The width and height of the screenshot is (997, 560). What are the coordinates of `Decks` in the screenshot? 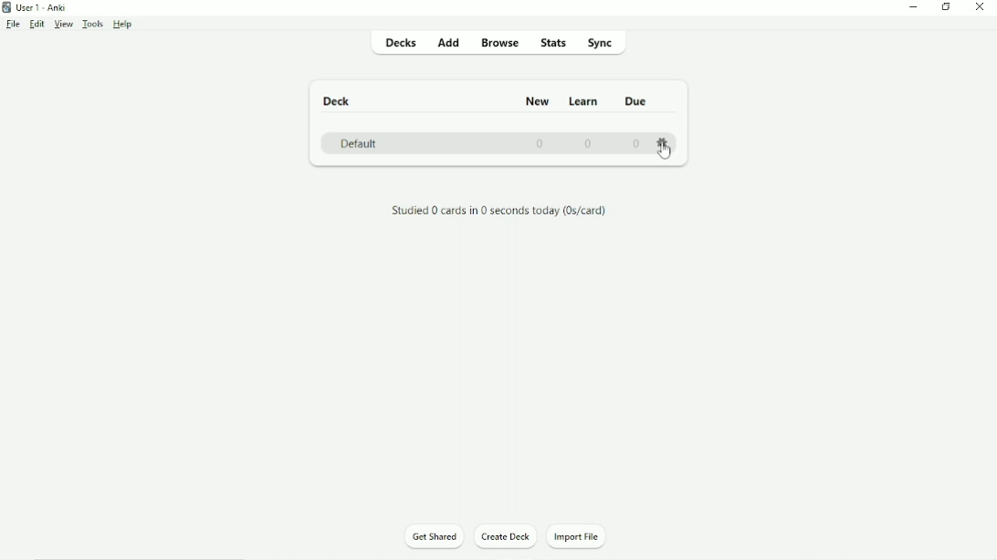 It's located at (399, 42).